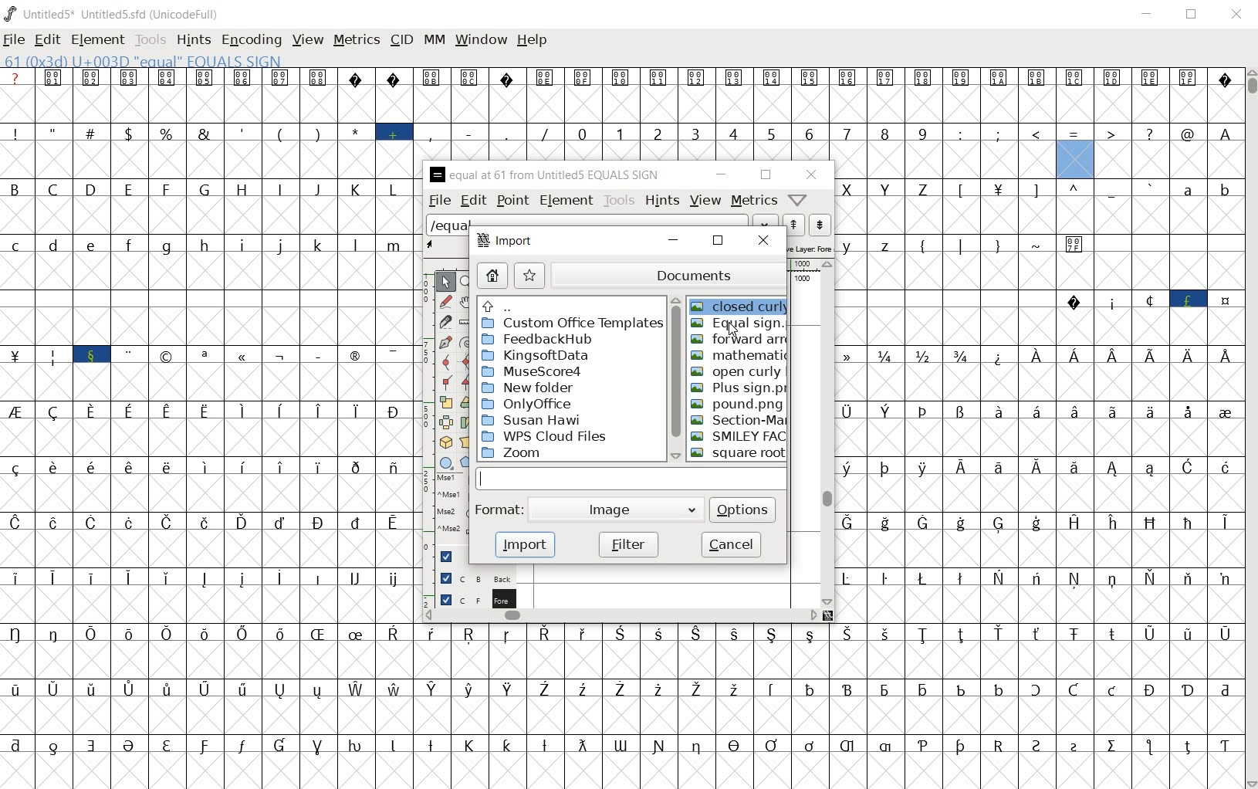 This screenshot has height=789, width=1258. I want to click on scroll by hand, so click(466, 302).